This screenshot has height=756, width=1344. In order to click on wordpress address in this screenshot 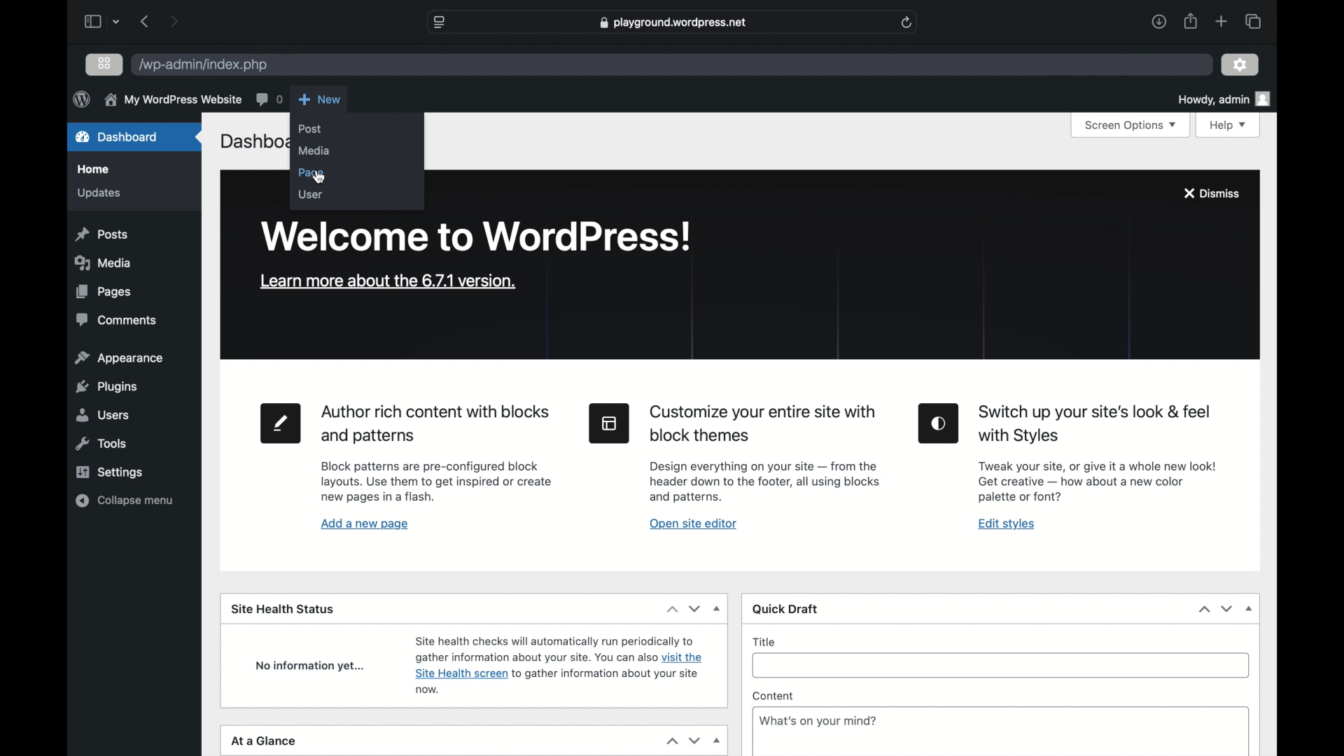, I will do `click(201, 66)`.